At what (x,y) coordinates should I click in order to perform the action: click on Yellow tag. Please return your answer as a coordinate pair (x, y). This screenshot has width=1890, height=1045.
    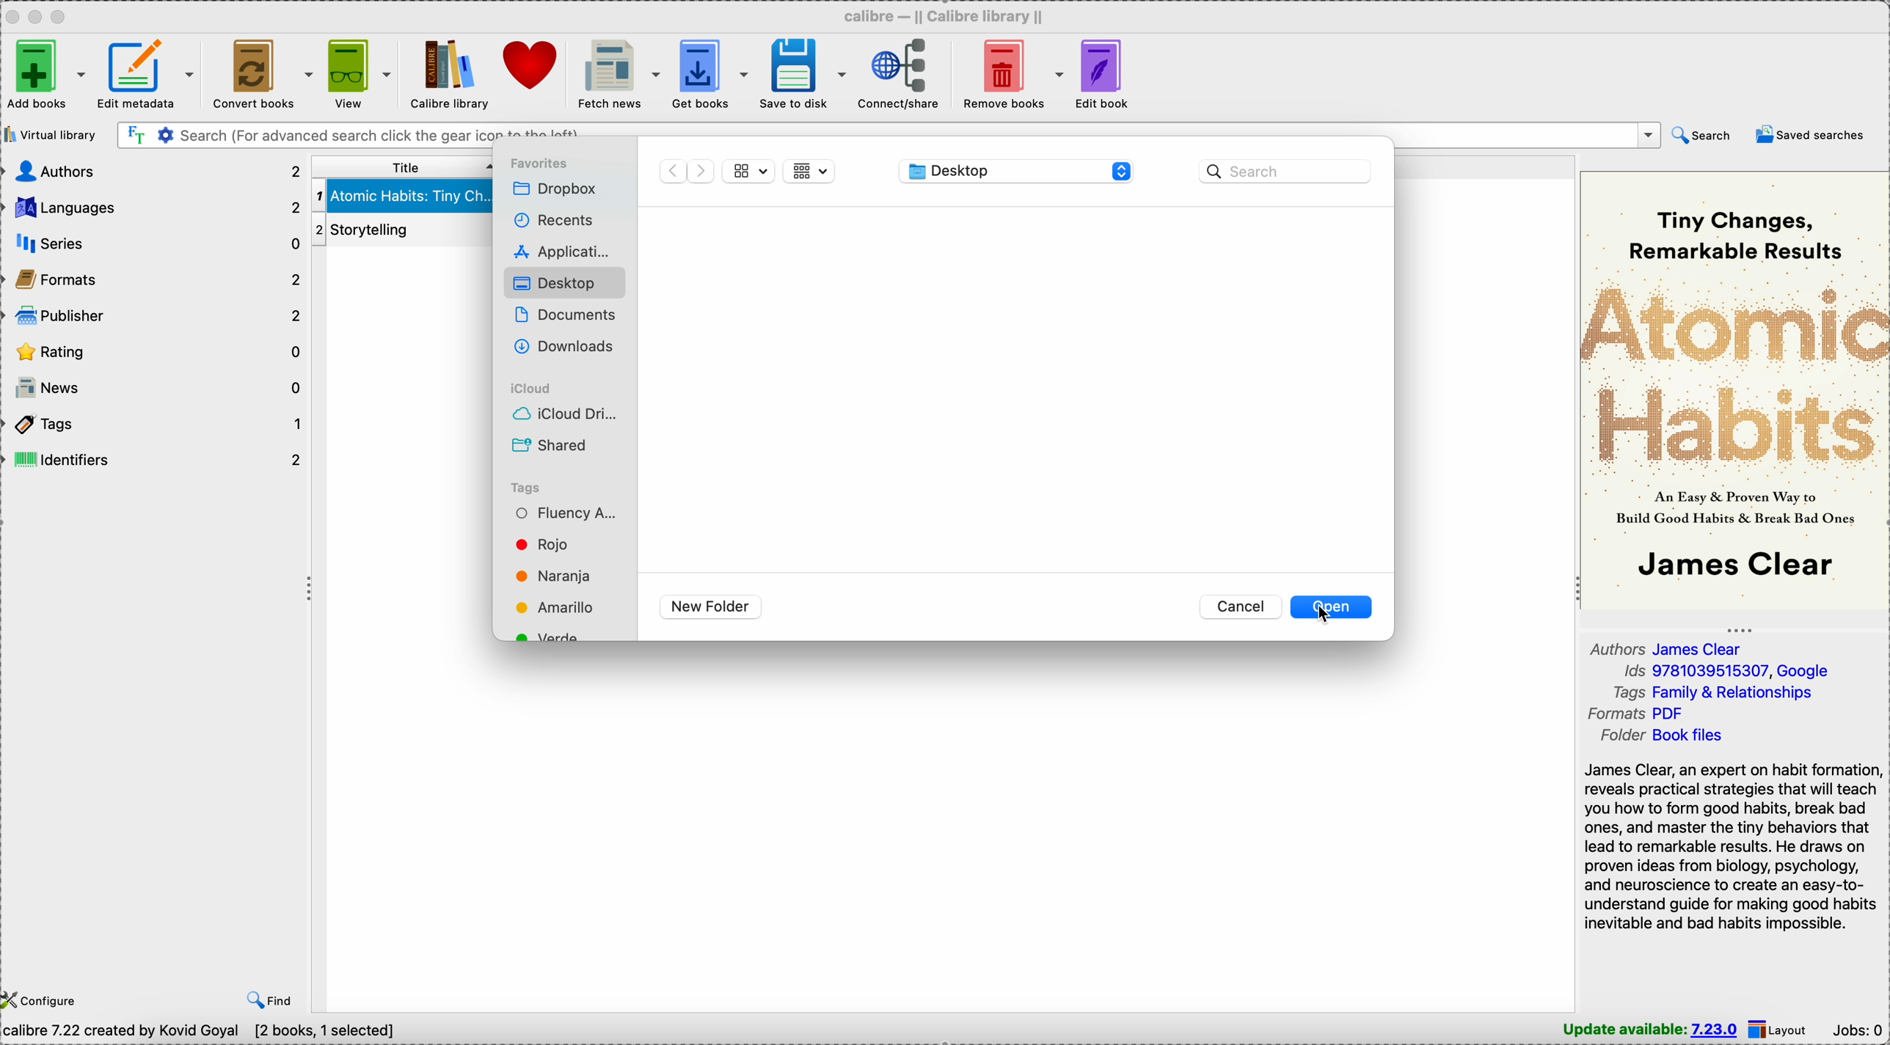
    Looking at the image, I should click on (552, 611).